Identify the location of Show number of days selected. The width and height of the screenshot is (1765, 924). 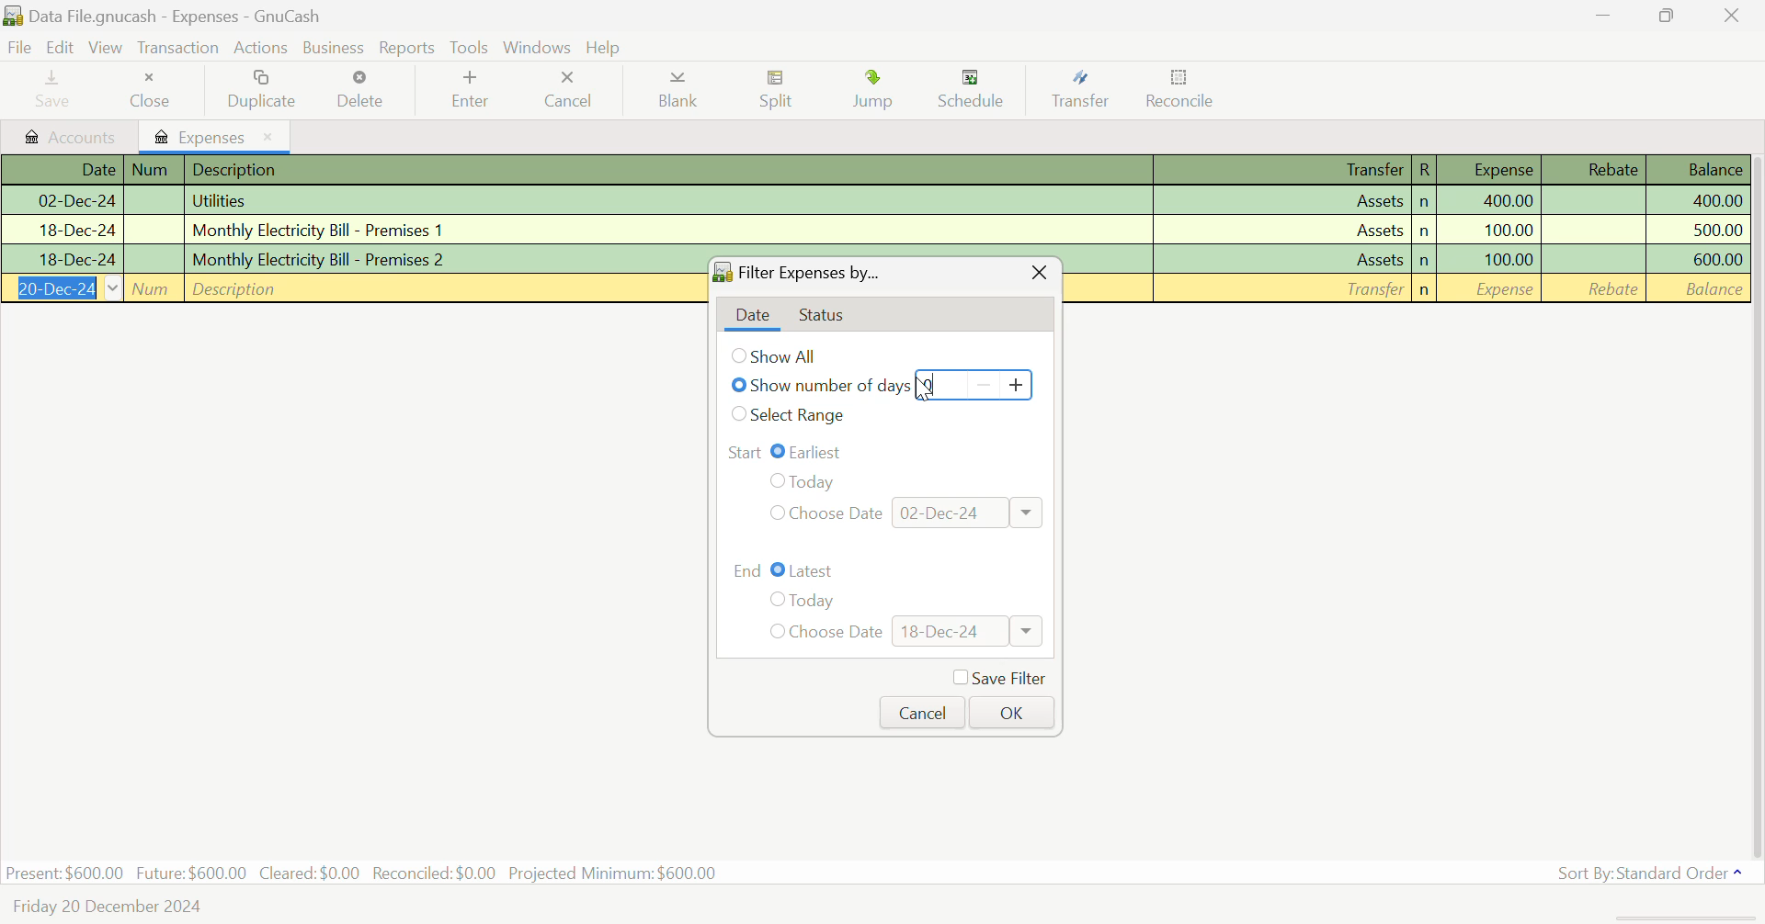
(817, 387).